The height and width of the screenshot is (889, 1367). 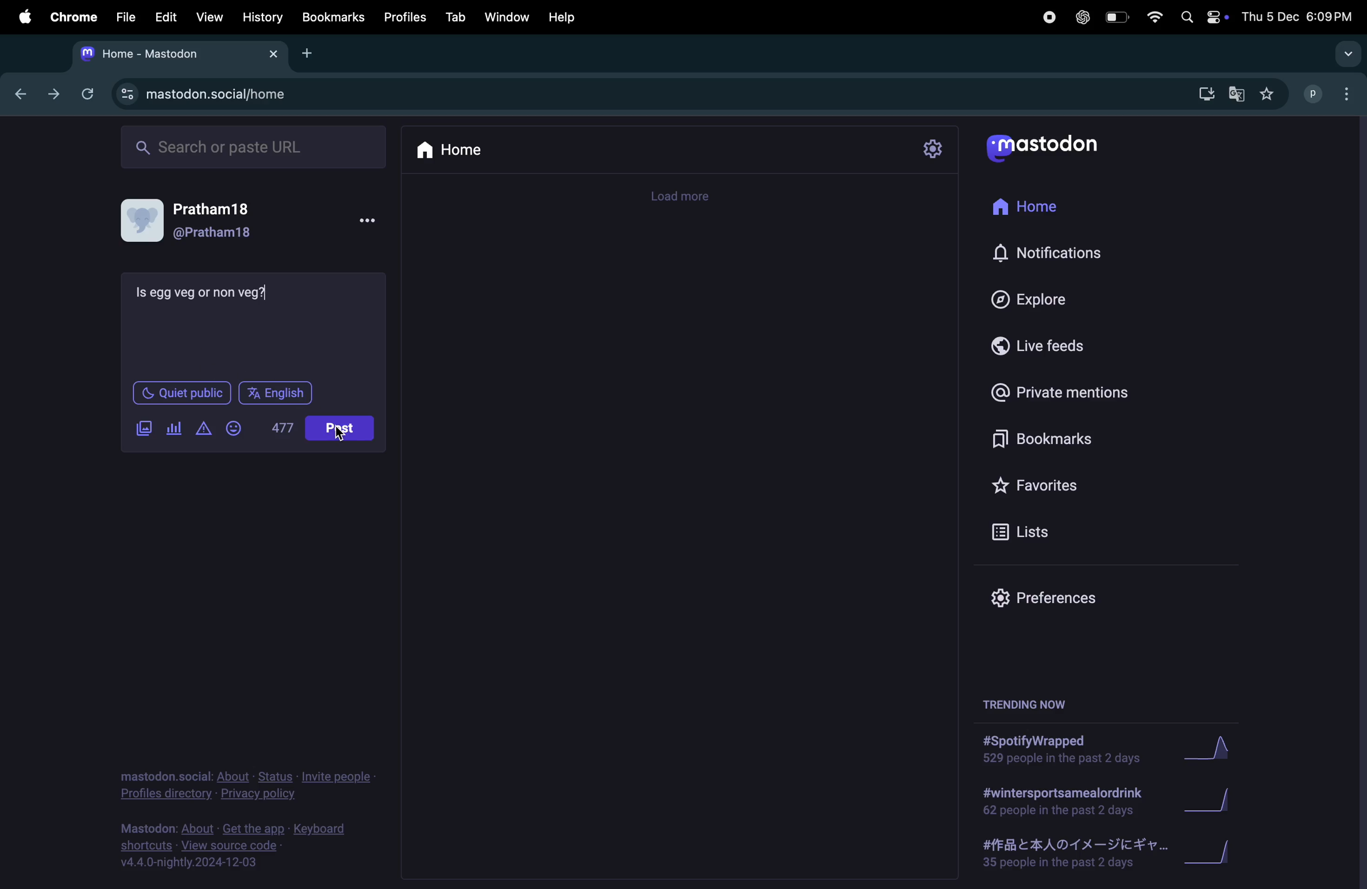 What do you see at coordinates (1270, 97) in the screenshot?
I see `favourites` at bounding box center [1270, 97].